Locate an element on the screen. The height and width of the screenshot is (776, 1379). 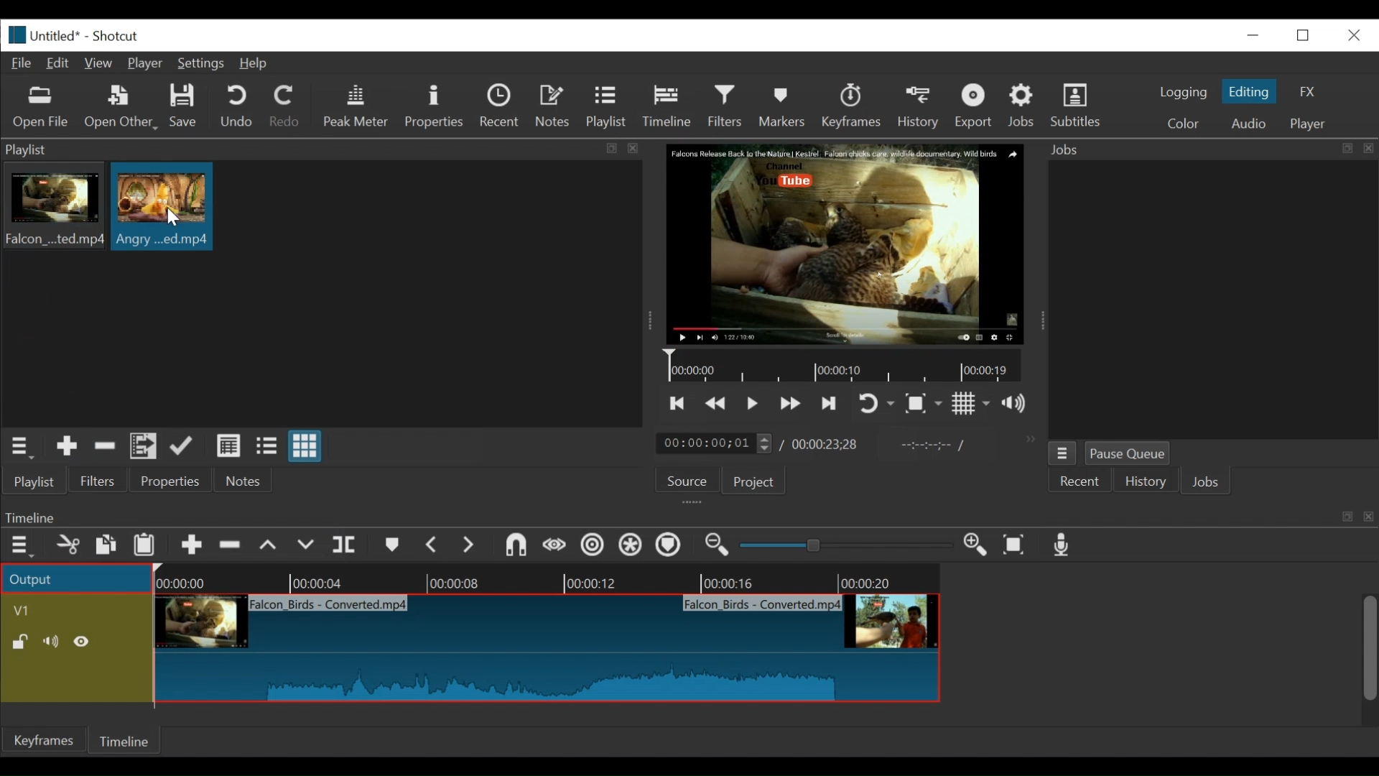
Timeline is located at coordinates (847, 366).